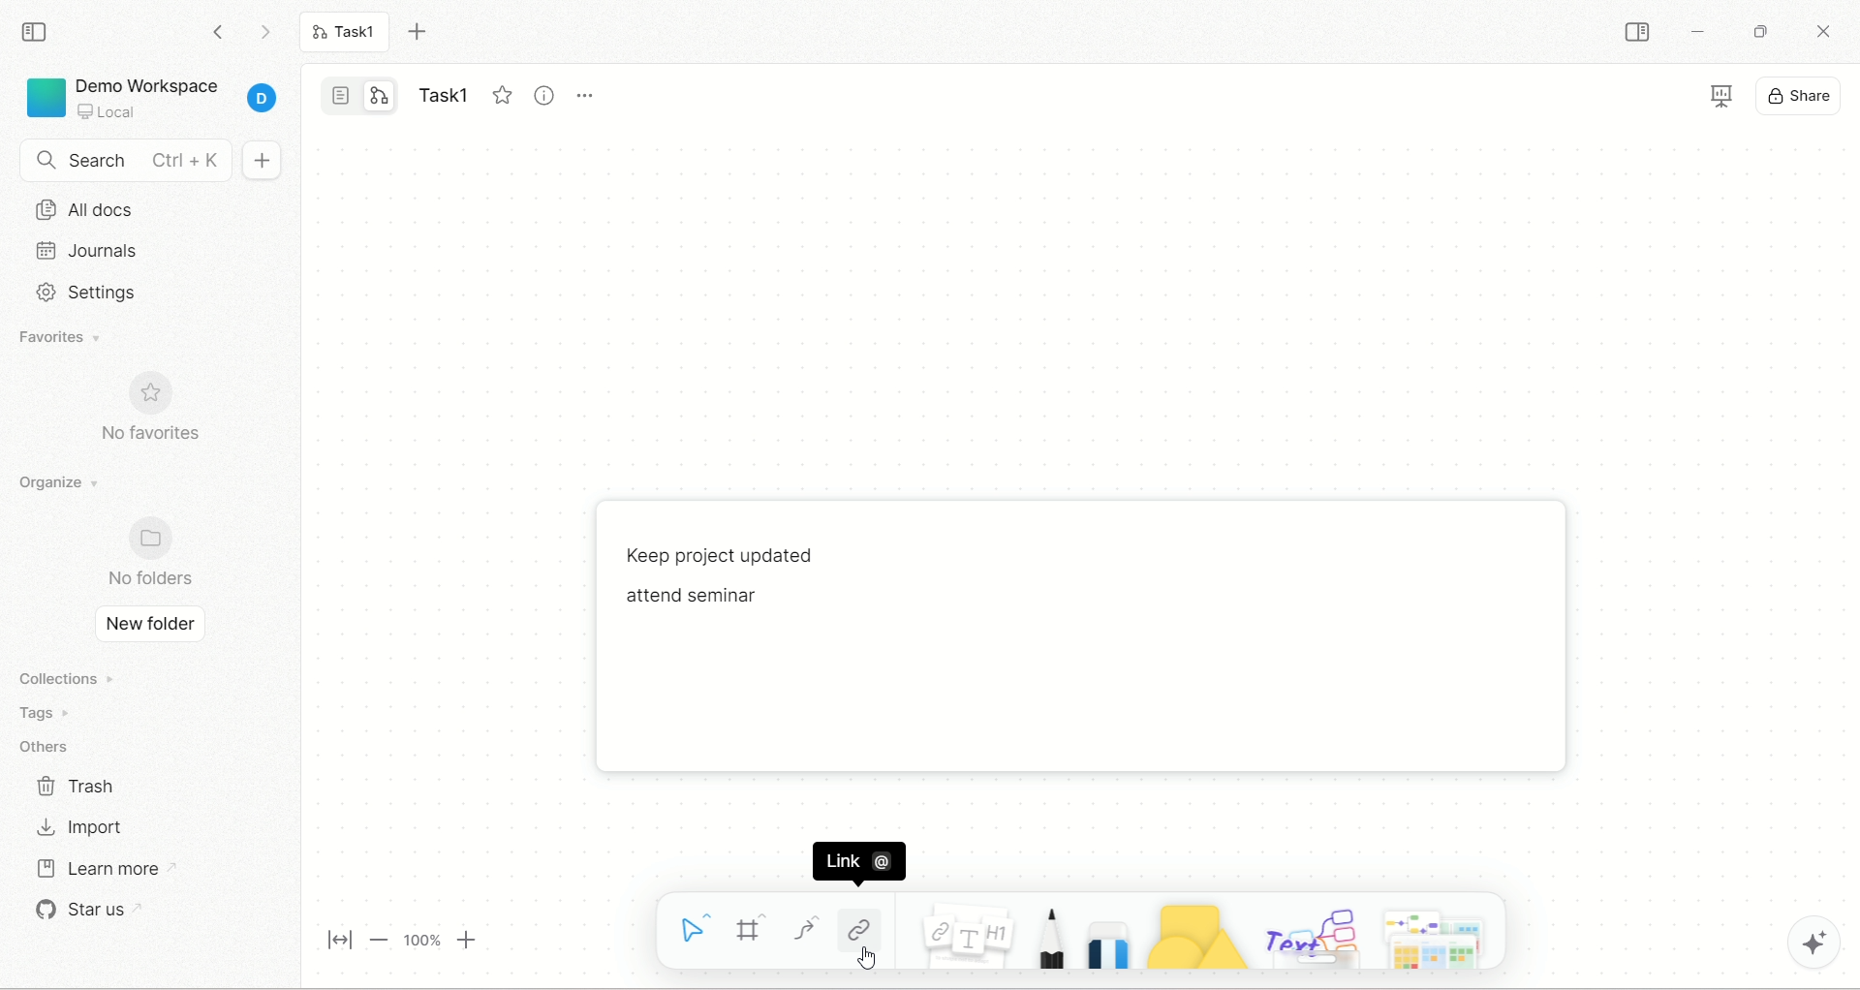 Image resolution: width=1860 pixels, height=990 pixels. What do you see at coordinates (1757, 30) in the screenshot?
I see `maximize` at bounding box center [1757, 30].